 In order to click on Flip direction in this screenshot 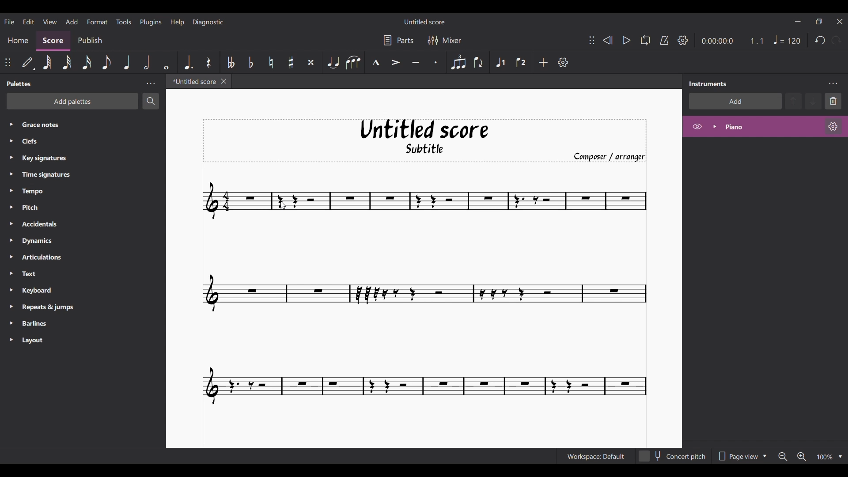, I will do `click(478, 62)`.